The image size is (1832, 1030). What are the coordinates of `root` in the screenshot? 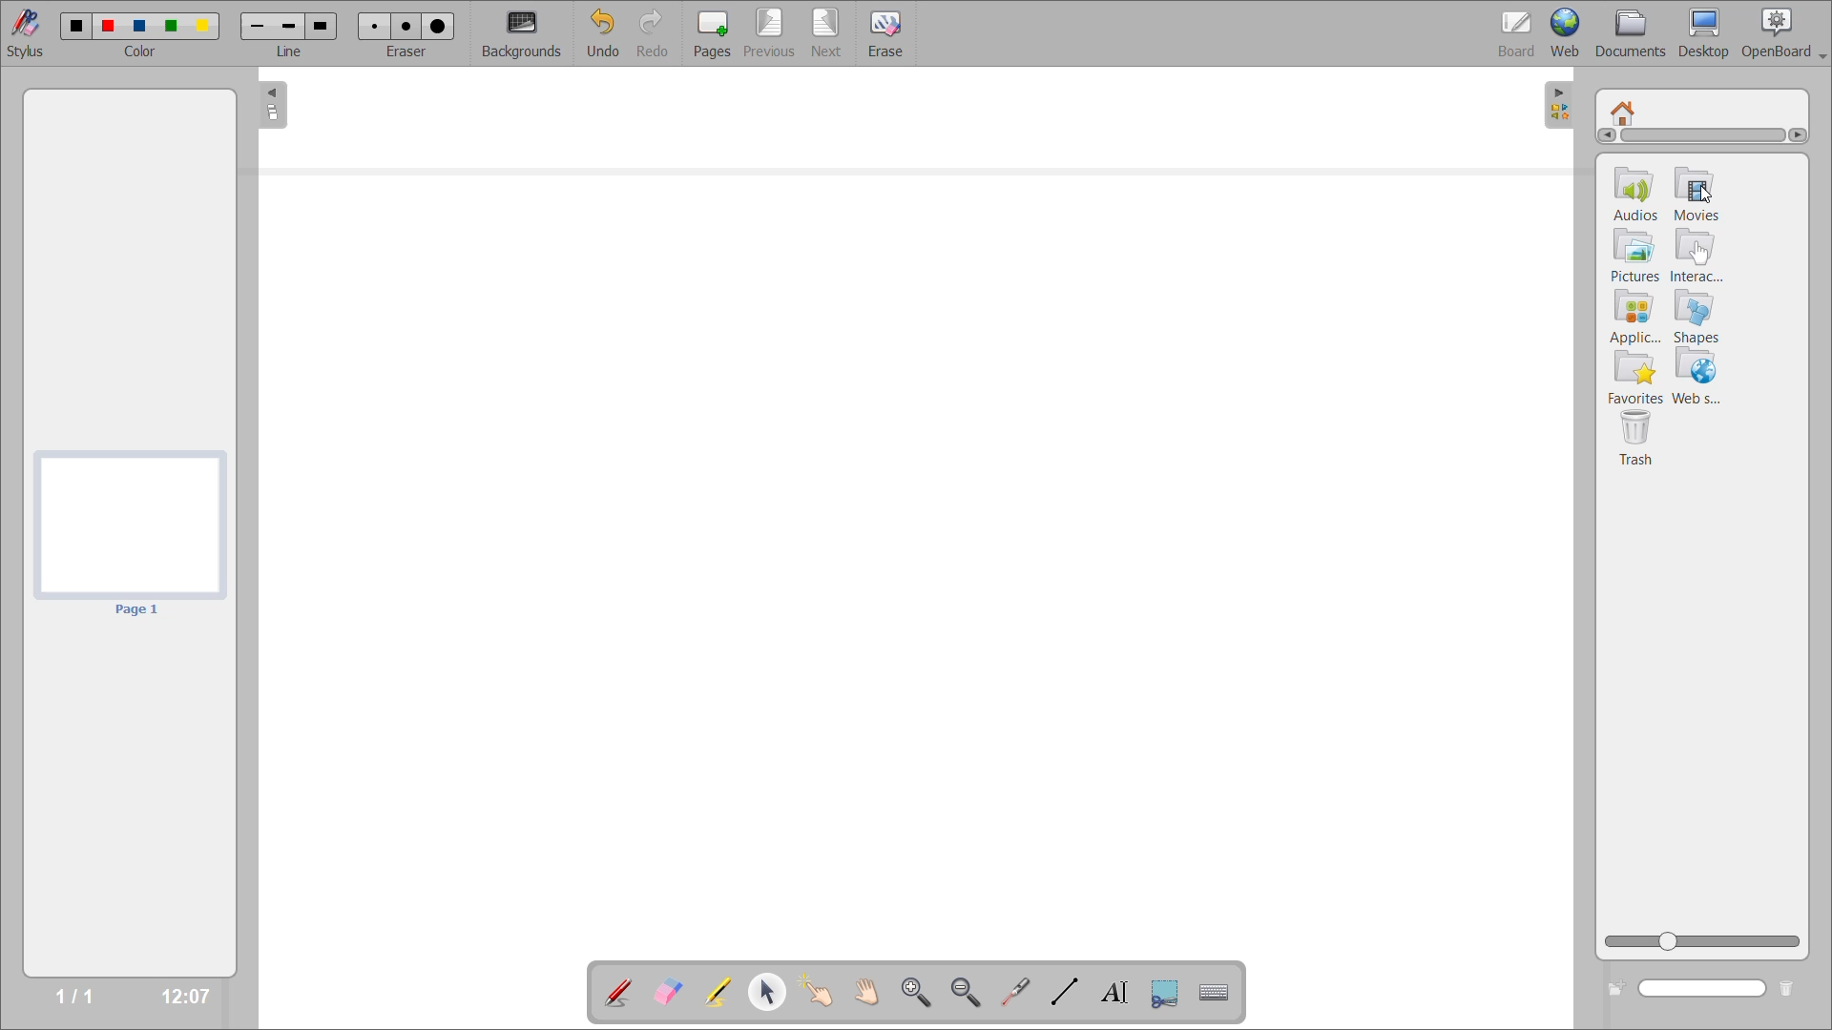 It's located at (1624, 109).